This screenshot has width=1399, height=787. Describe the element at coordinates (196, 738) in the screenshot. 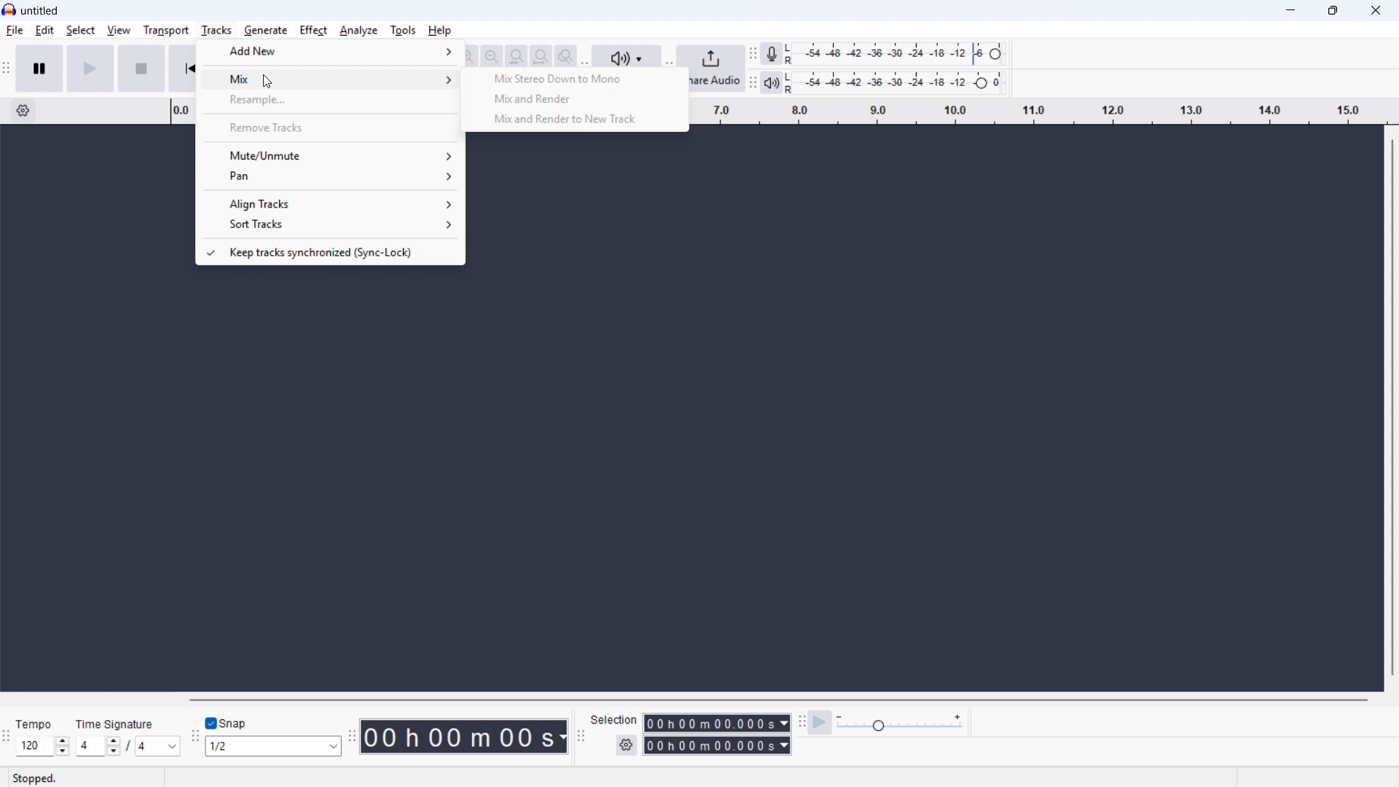

I see `Snapping toolbar` at that location.